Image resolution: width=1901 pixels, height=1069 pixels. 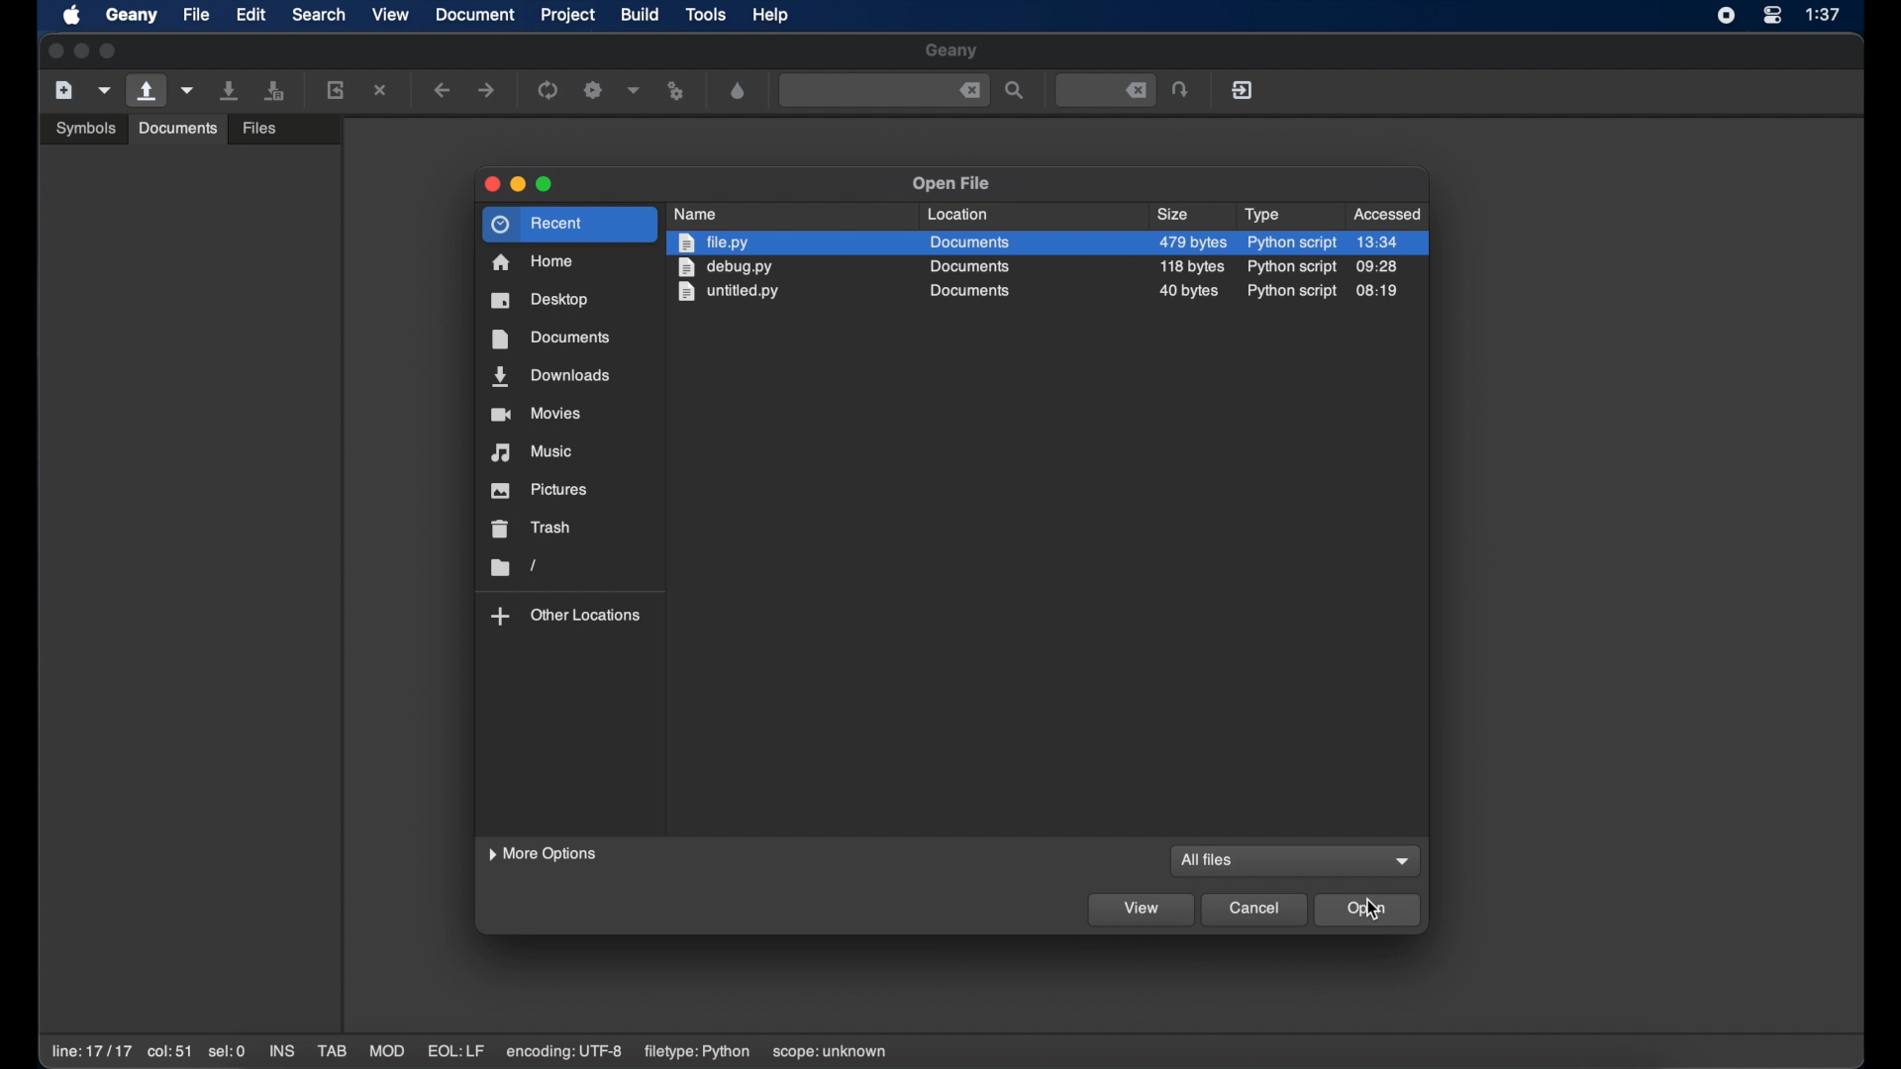 What do you see at coordinates (950, 184) in the screenshot?
I see `open file` at bounding box center [950, 184].